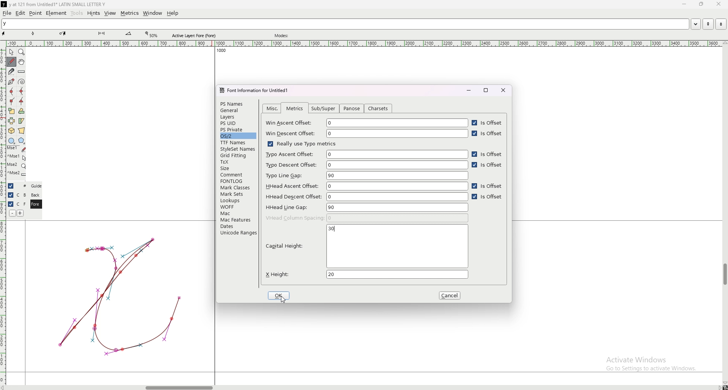  Describe the element at coordinates (723, 43) in the screenshot. I see `scroll up` at that location.